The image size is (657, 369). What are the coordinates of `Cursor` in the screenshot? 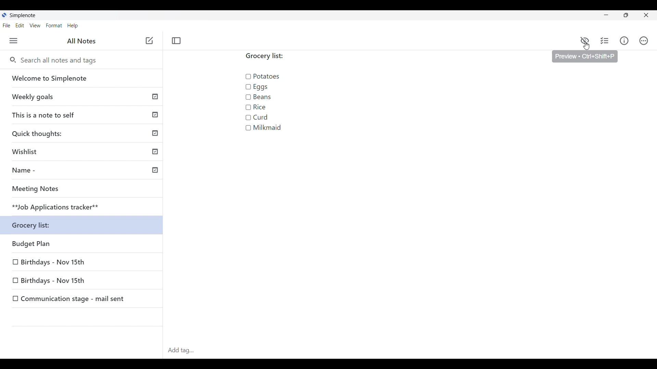 It's located at (586, 47).